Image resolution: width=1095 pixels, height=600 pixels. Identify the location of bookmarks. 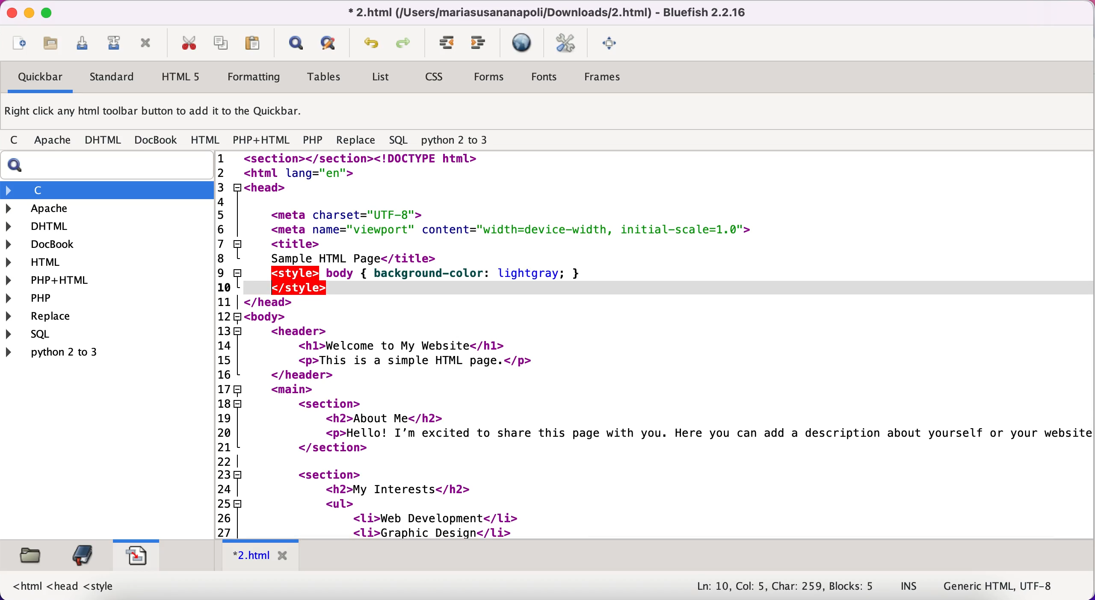
(82, 555).